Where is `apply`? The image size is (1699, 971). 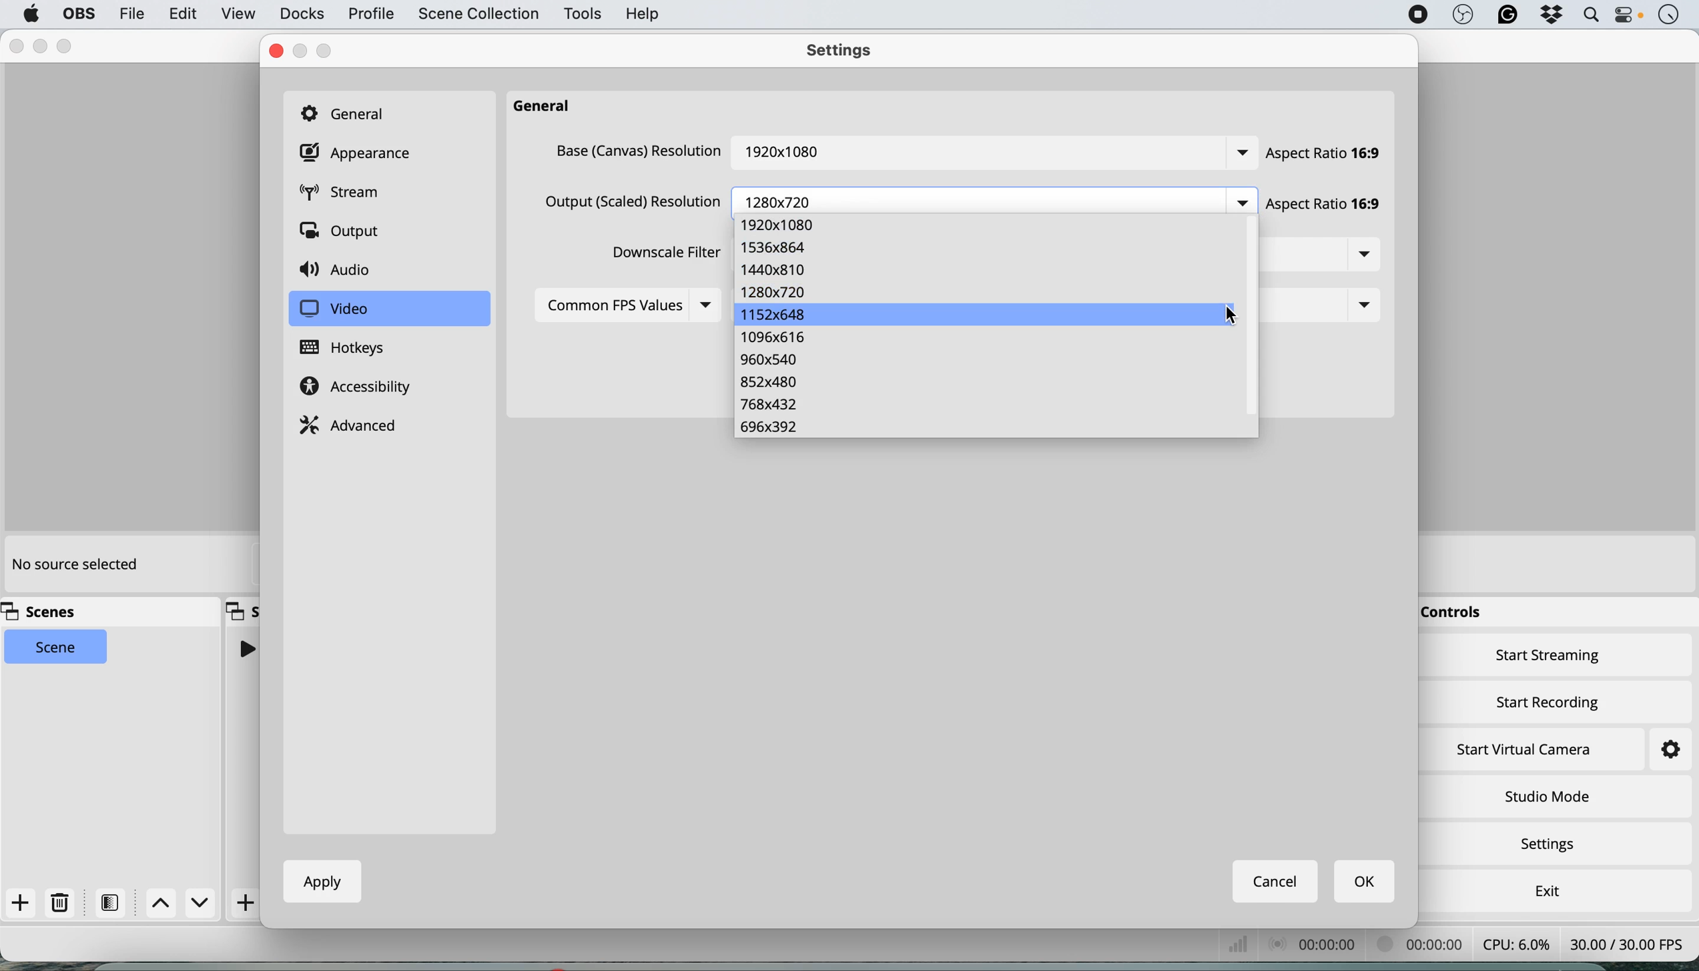
apply is located at coordinates (317, 881).